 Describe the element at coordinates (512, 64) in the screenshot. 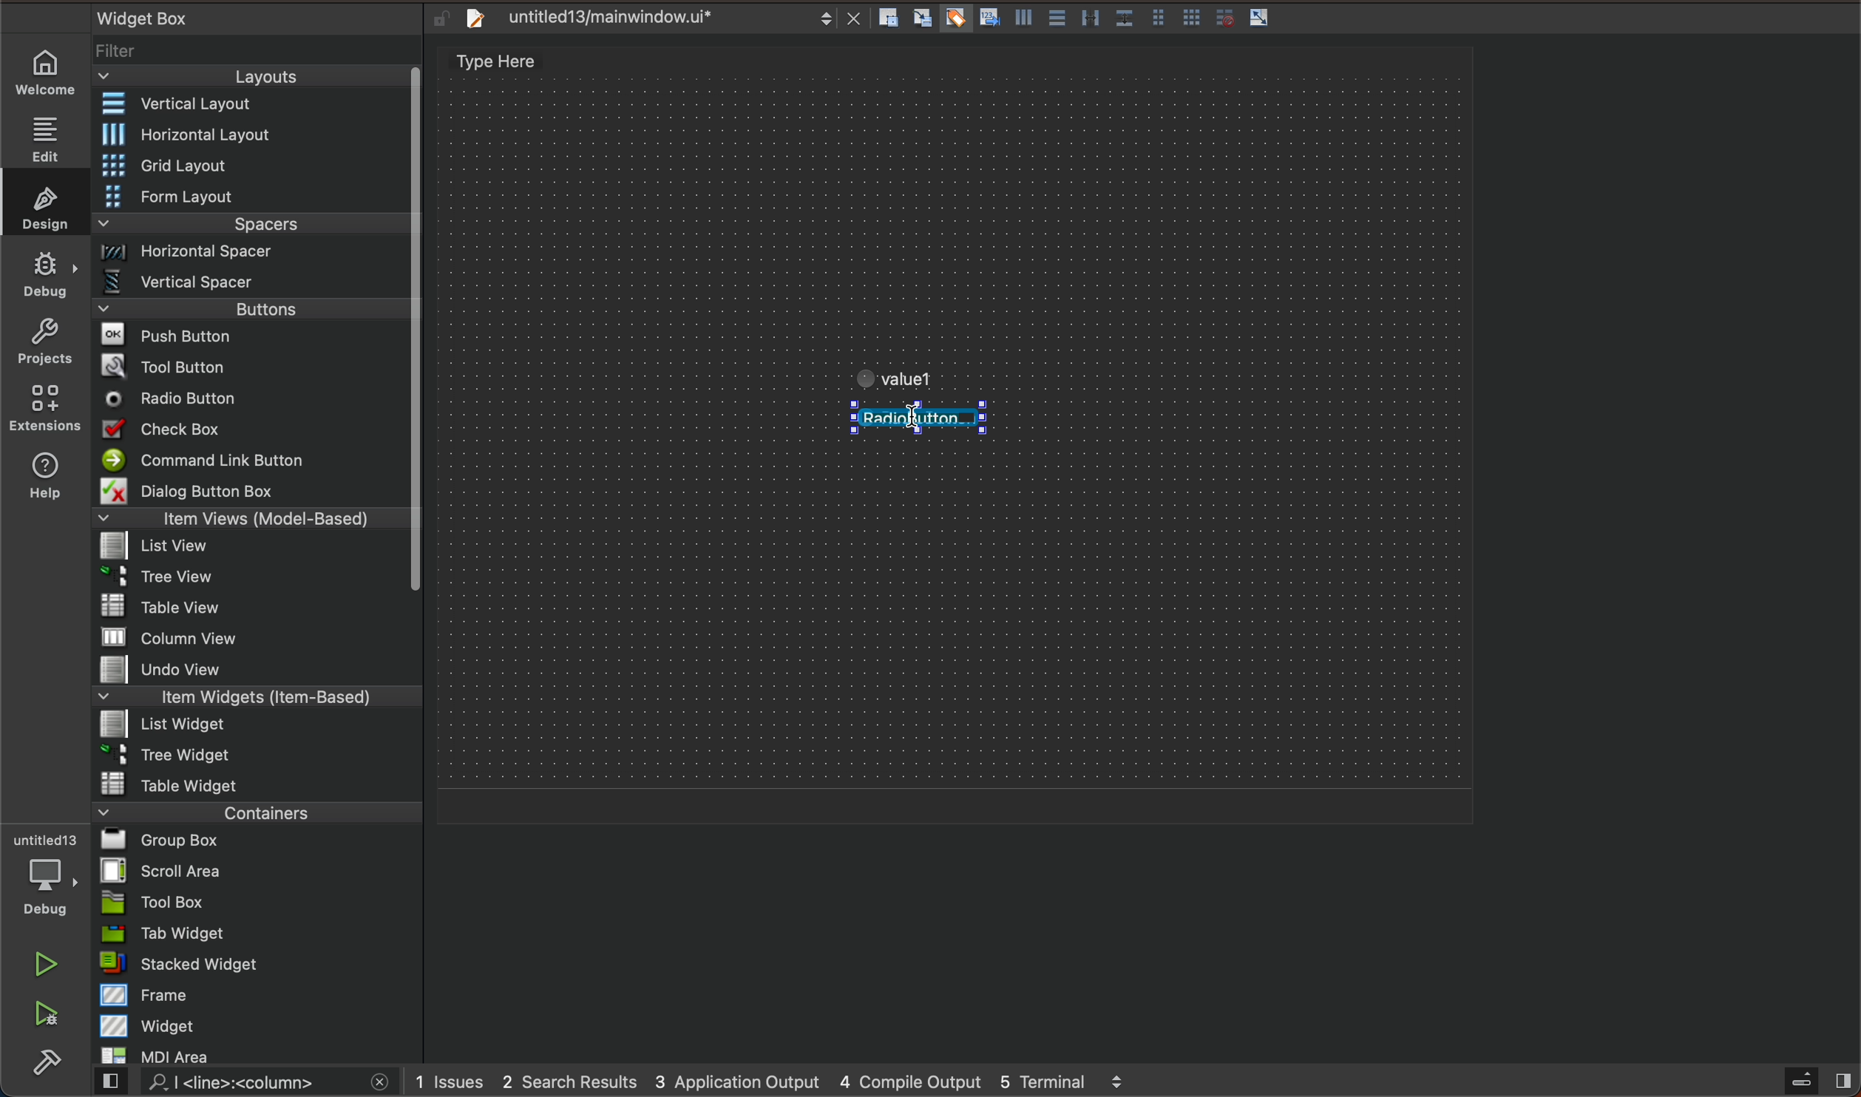

I see `type here` at that location.